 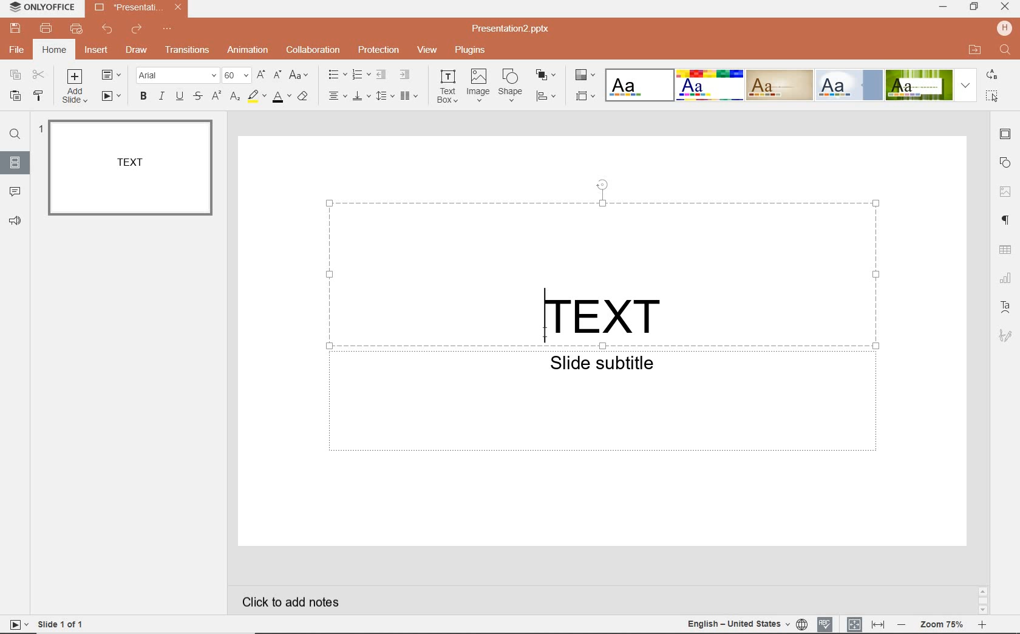 What do you see at coordinates (40, 7) in the screenshot?
I see `SYSTEM NAME` at bounding box center [40, 7].